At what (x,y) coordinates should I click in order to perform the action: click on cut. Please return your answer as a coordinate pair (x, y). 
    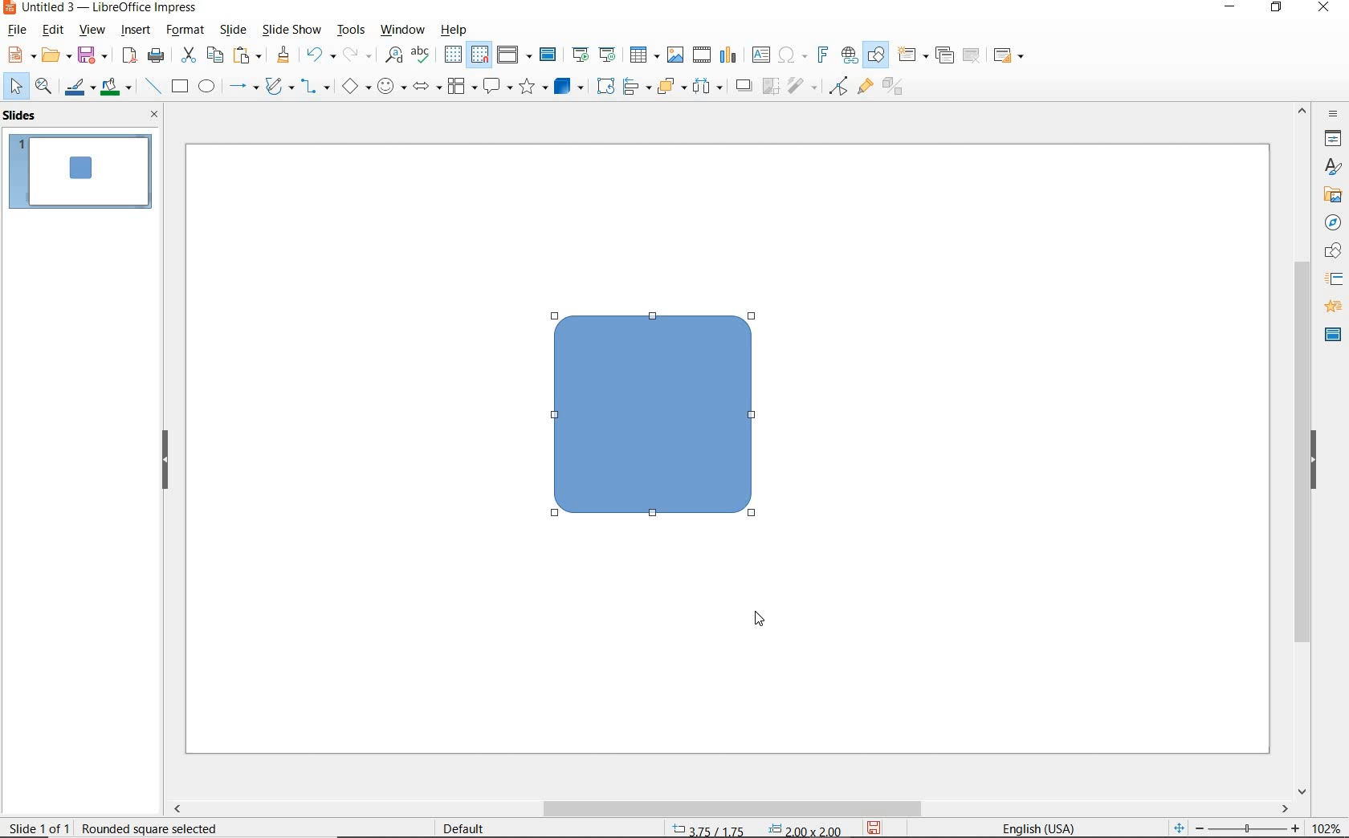
    Looking at the image, I should click on (186, 55).